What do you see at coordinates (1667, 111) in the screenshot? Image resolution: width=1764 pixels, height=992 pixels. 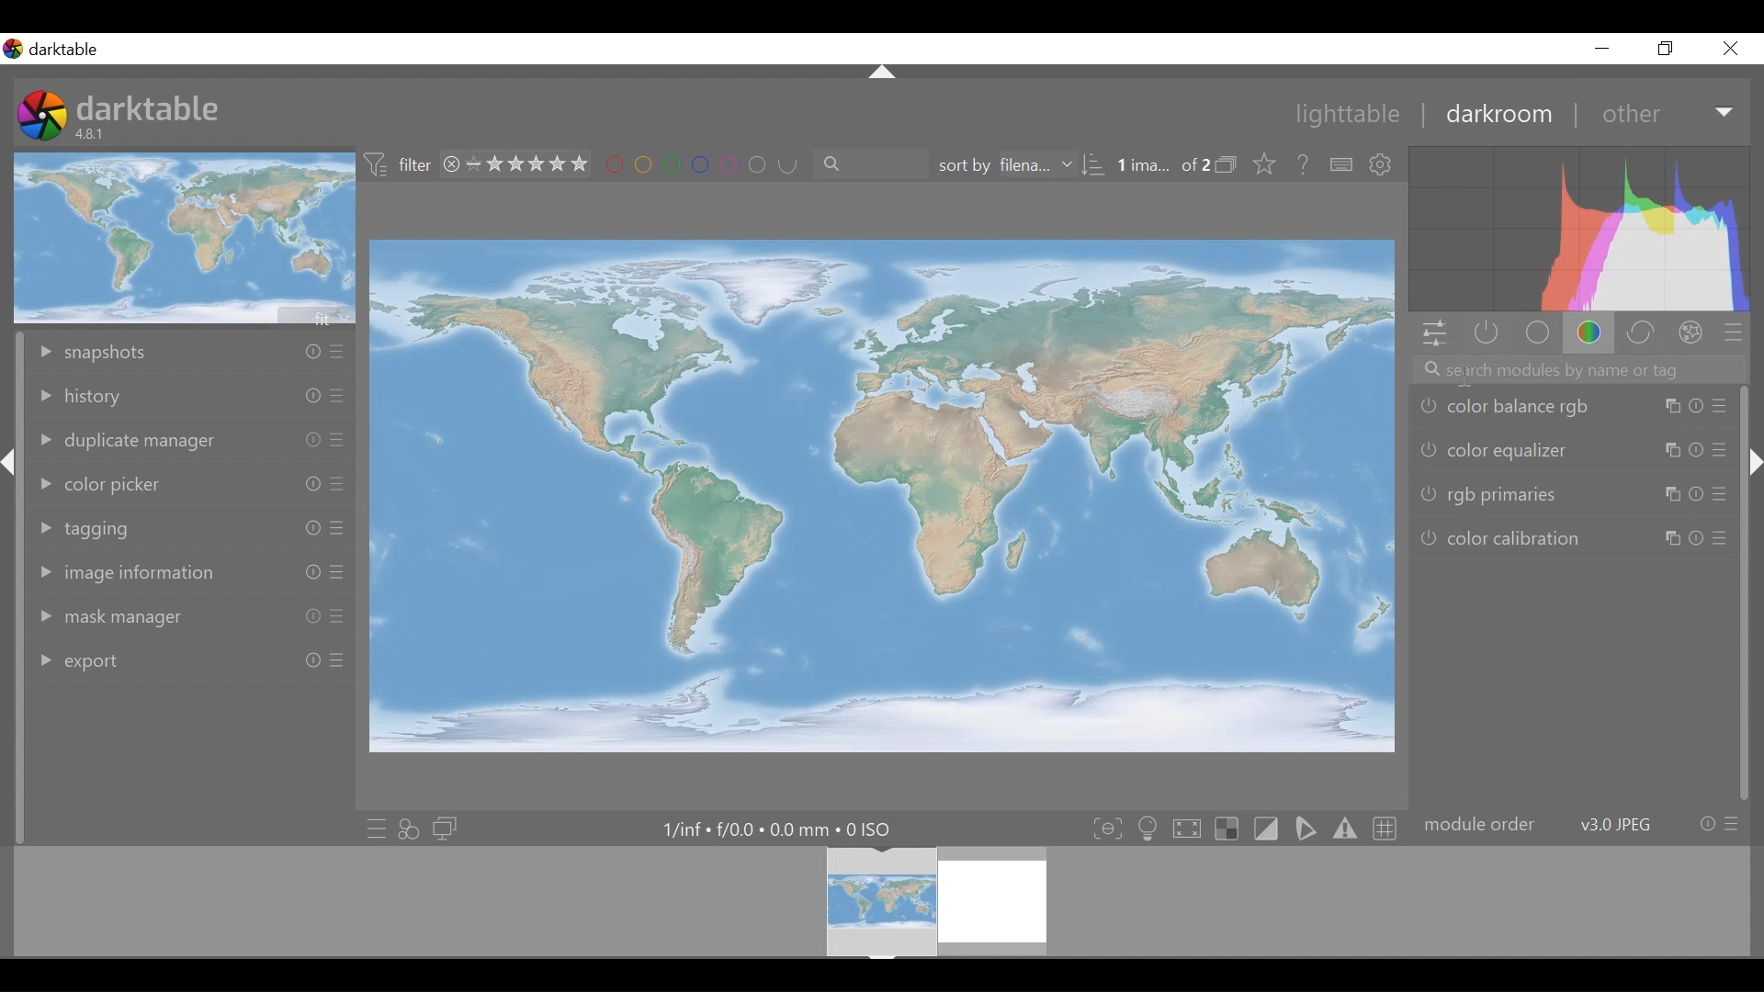 I see `Other` at bounding box center [1667, 111].